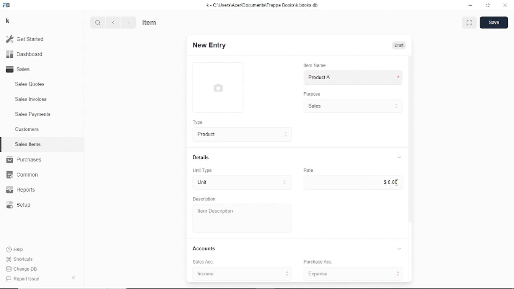 This screenshot has height=289, width=514. What do you see at coordinates (352, 106) in the screenshot?
I see `Sales` at bounding box center [352, 106].